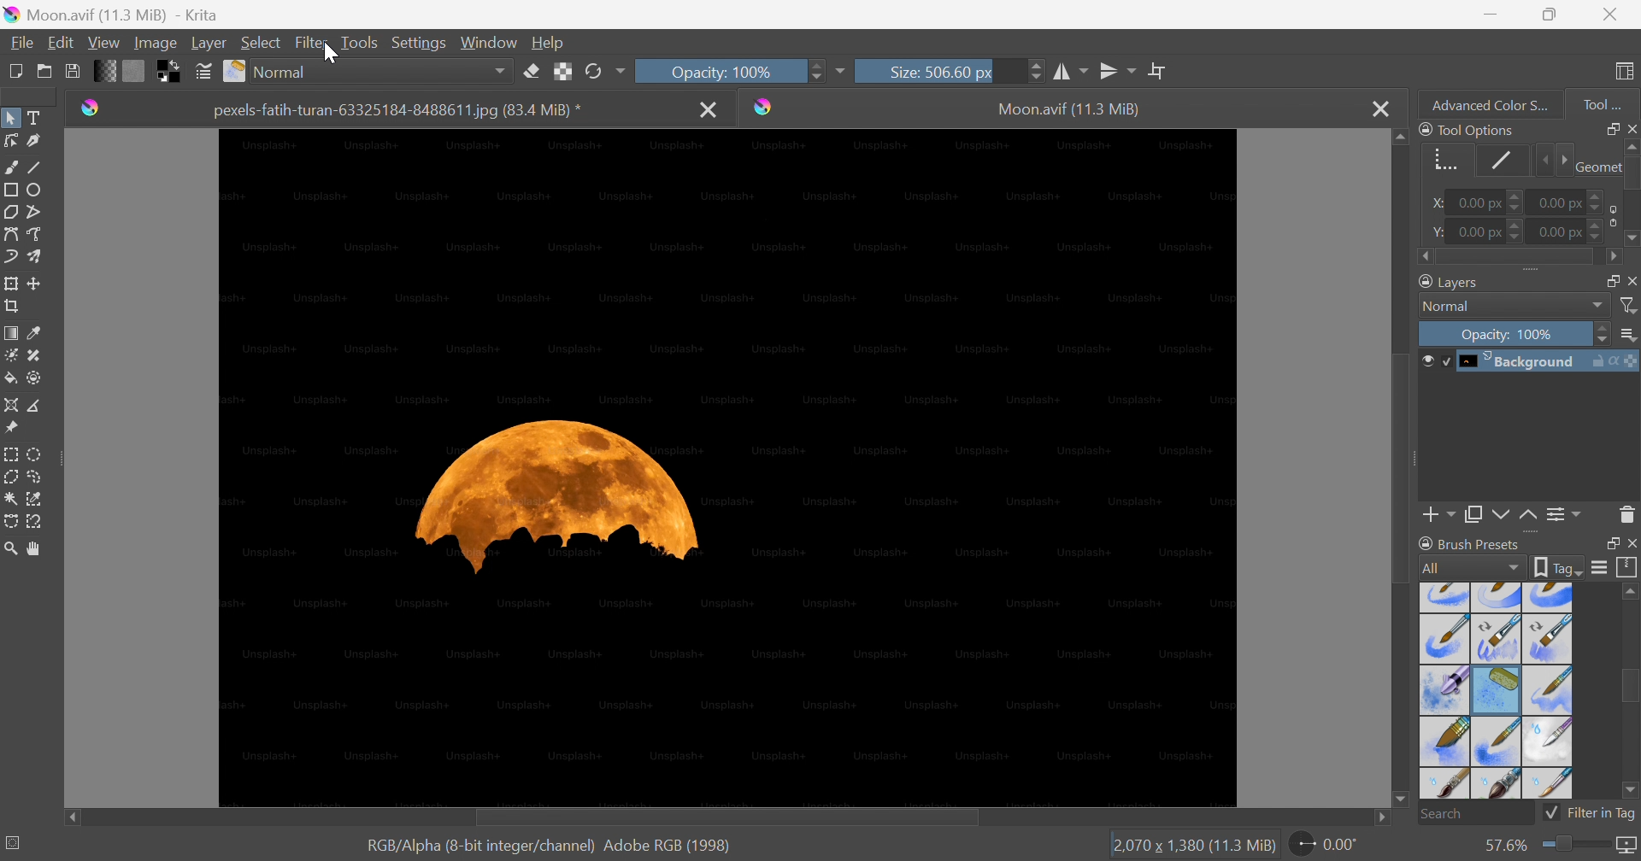  What do you see at coordinates (1627, 518) in the screenshot?
I see `Delete the layer or mask` at bounding box center [1627, 518].